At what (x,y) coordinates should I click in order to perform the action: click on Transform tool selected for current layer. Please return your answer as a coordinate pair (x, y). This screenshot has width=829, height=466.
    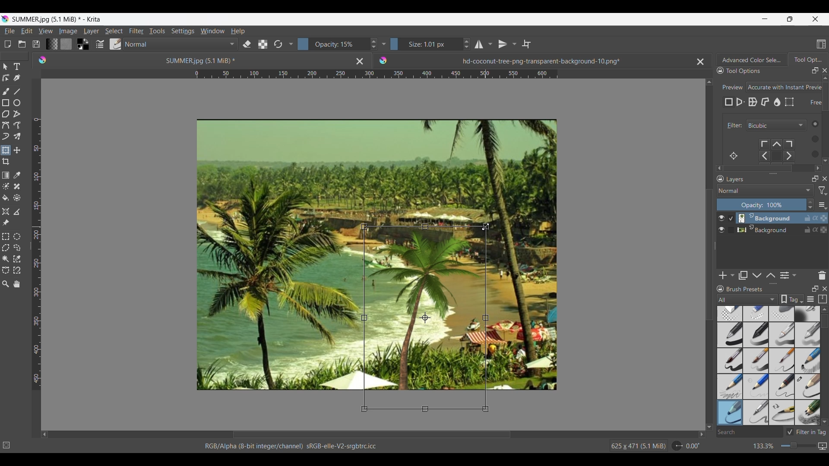
    Looking at the image, I should click on (424, 317).